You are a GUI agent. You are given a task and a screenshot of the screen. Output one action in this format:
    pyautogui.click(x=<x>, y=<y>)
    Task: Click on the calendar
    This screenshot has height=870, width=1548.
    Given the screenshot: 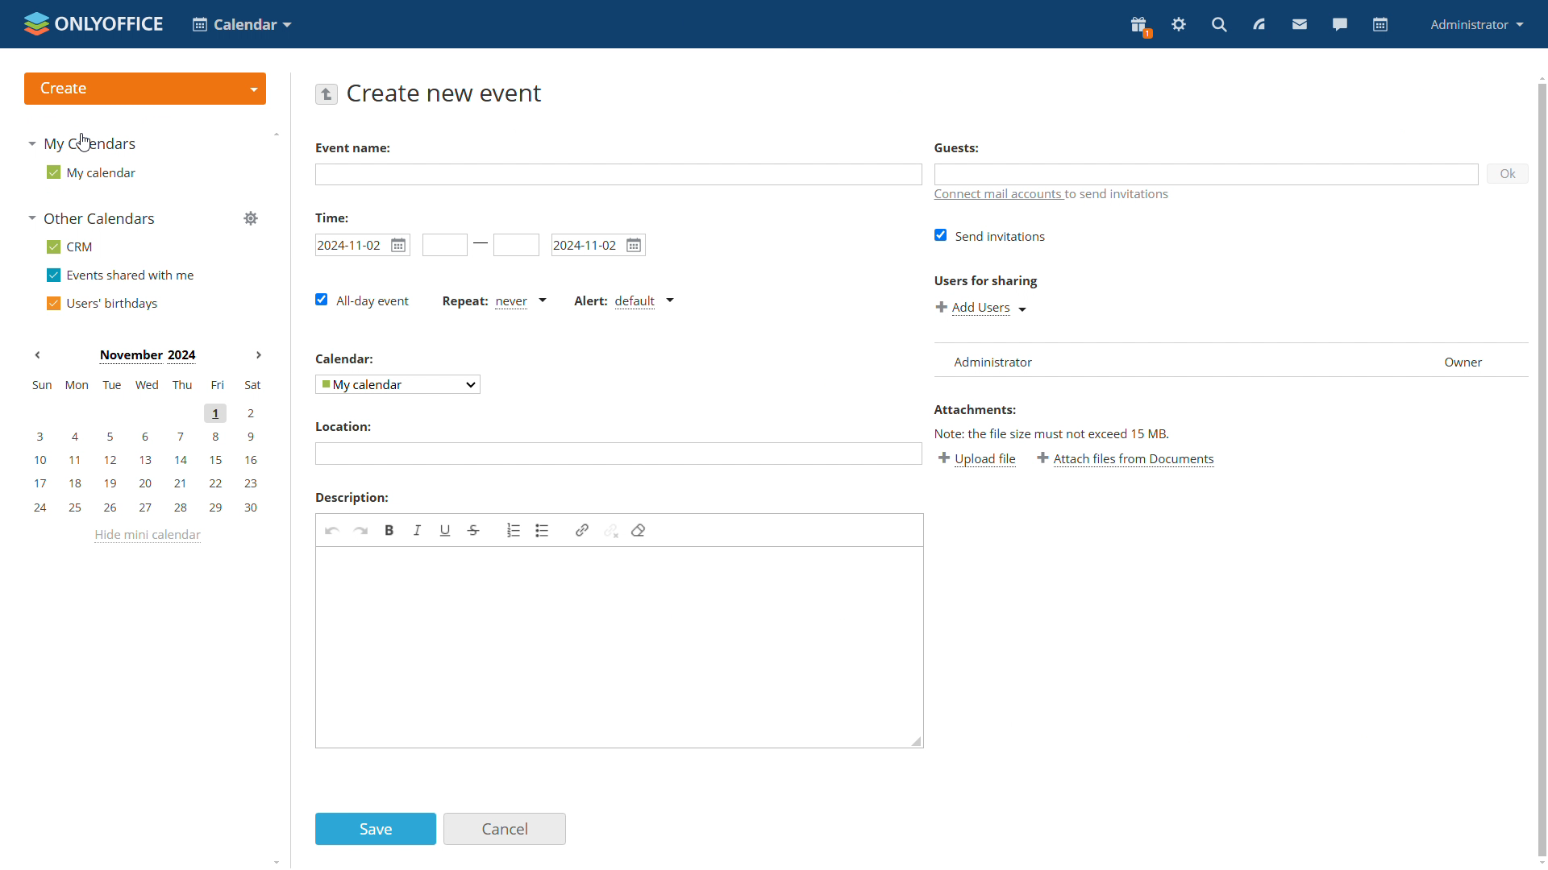 What is the action you would take?
    pyautogui.click(x=1381, y=25)
    